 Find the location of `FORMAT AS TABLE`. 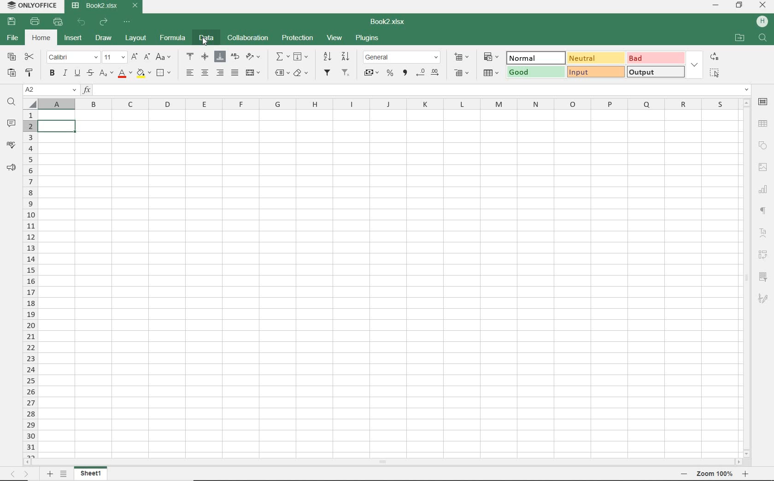

FORMAT AS TABLE is located at coordinates (492, 73).